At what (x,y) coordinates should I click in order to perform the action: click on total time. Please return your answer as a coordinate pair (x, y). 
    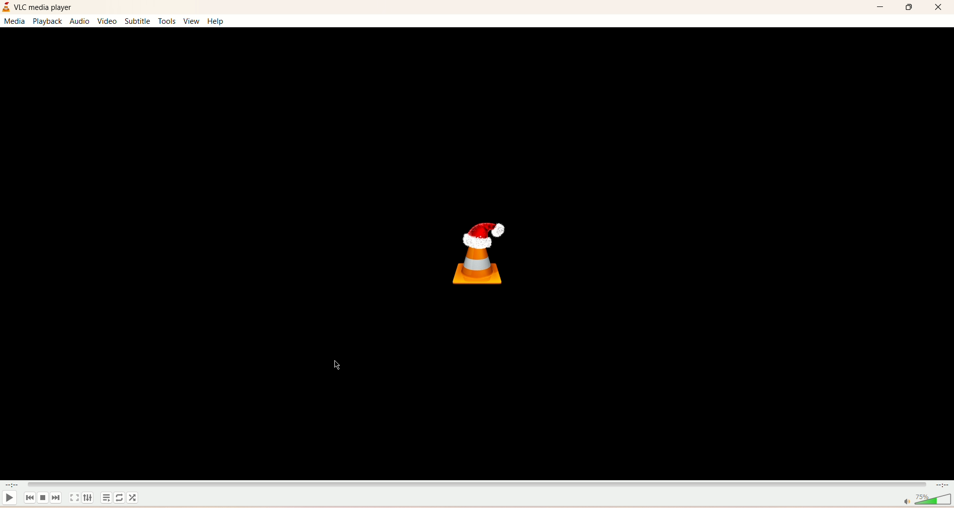
    Looking at the image, I should click on (943, 485).